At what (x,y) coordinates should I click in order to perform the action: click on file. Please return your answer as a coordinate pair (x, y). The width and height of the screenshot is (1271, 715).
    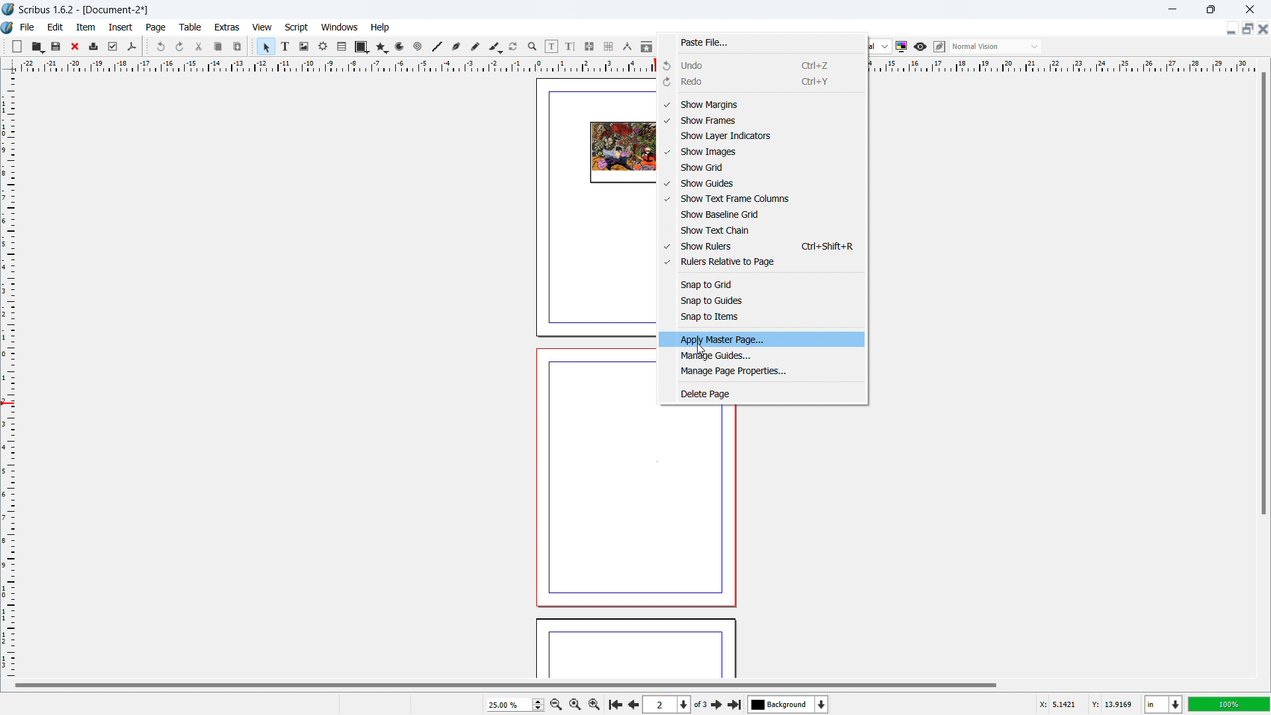
    Looking at the image, I should click on (26, 27).